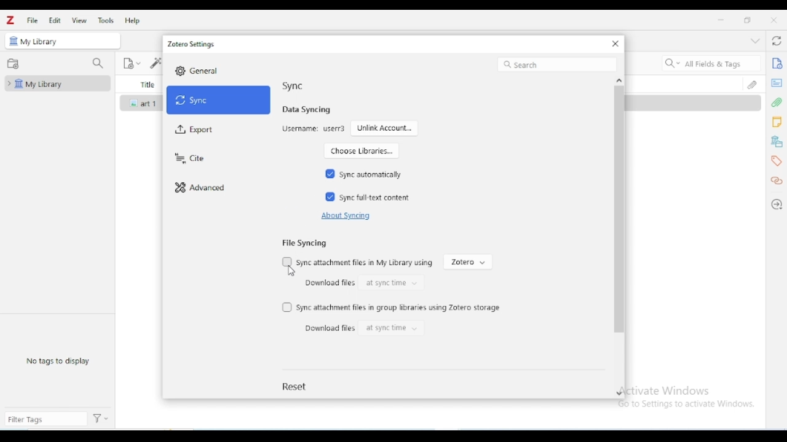  Describe the element at coordinates (385, 128) in the screenshot. I see `unlink account...` at that location.